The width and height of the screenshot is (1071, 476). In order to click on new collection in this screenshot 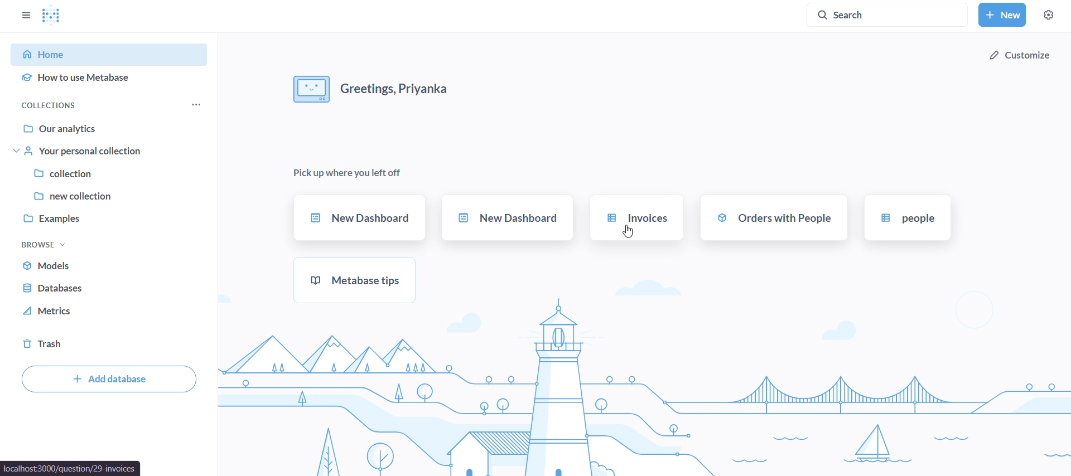, I will do `click(110, 196)`.